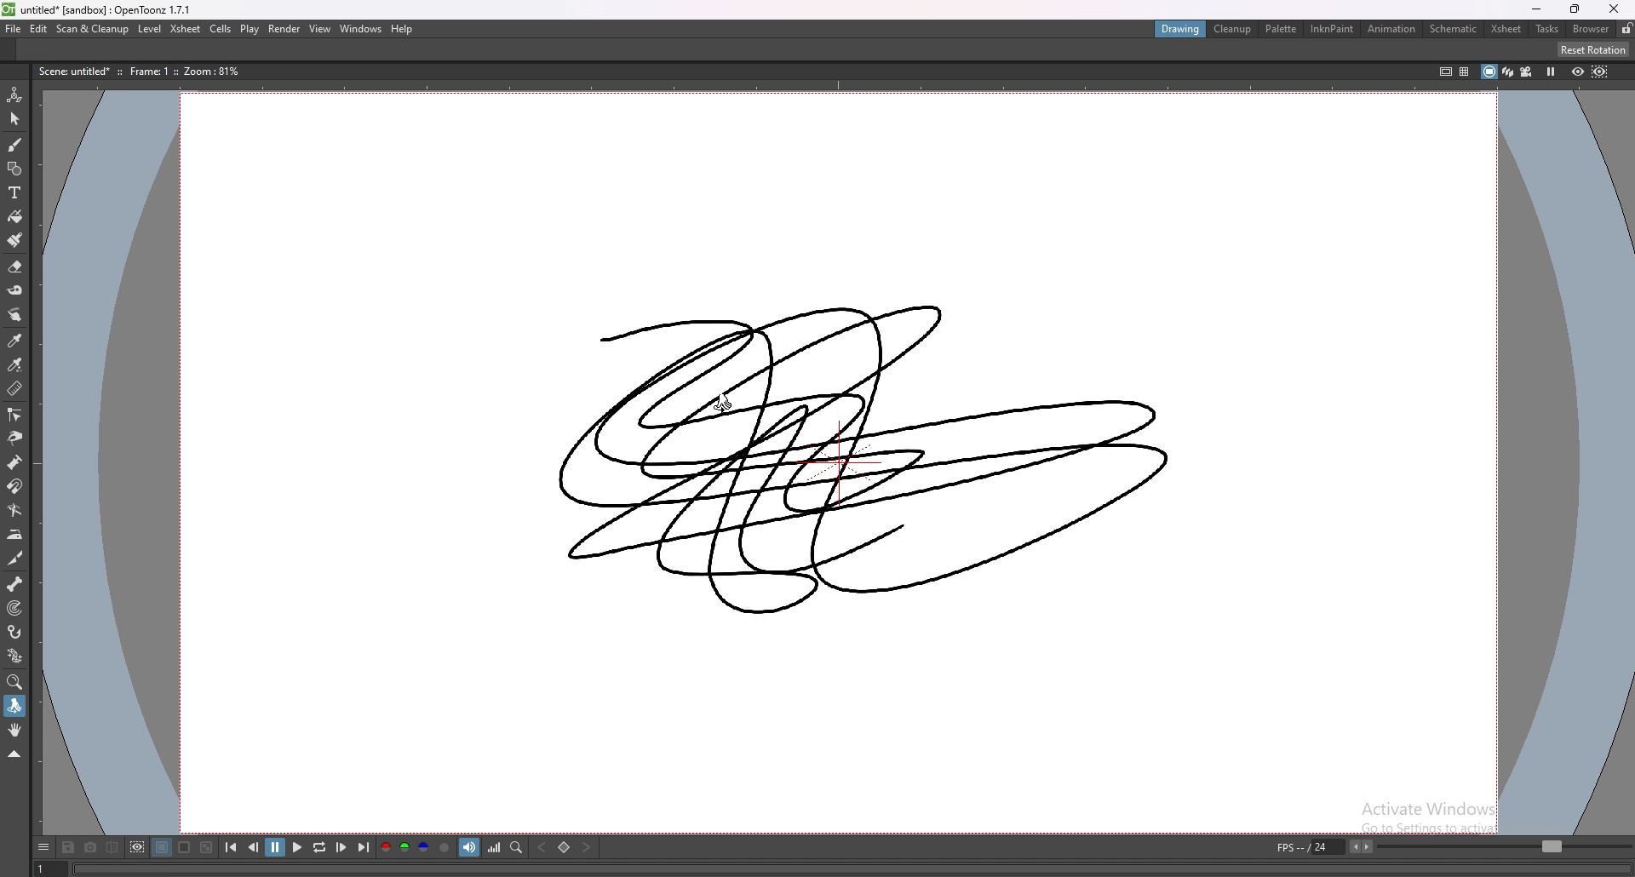  I want to click on pump, so click(14, 461).